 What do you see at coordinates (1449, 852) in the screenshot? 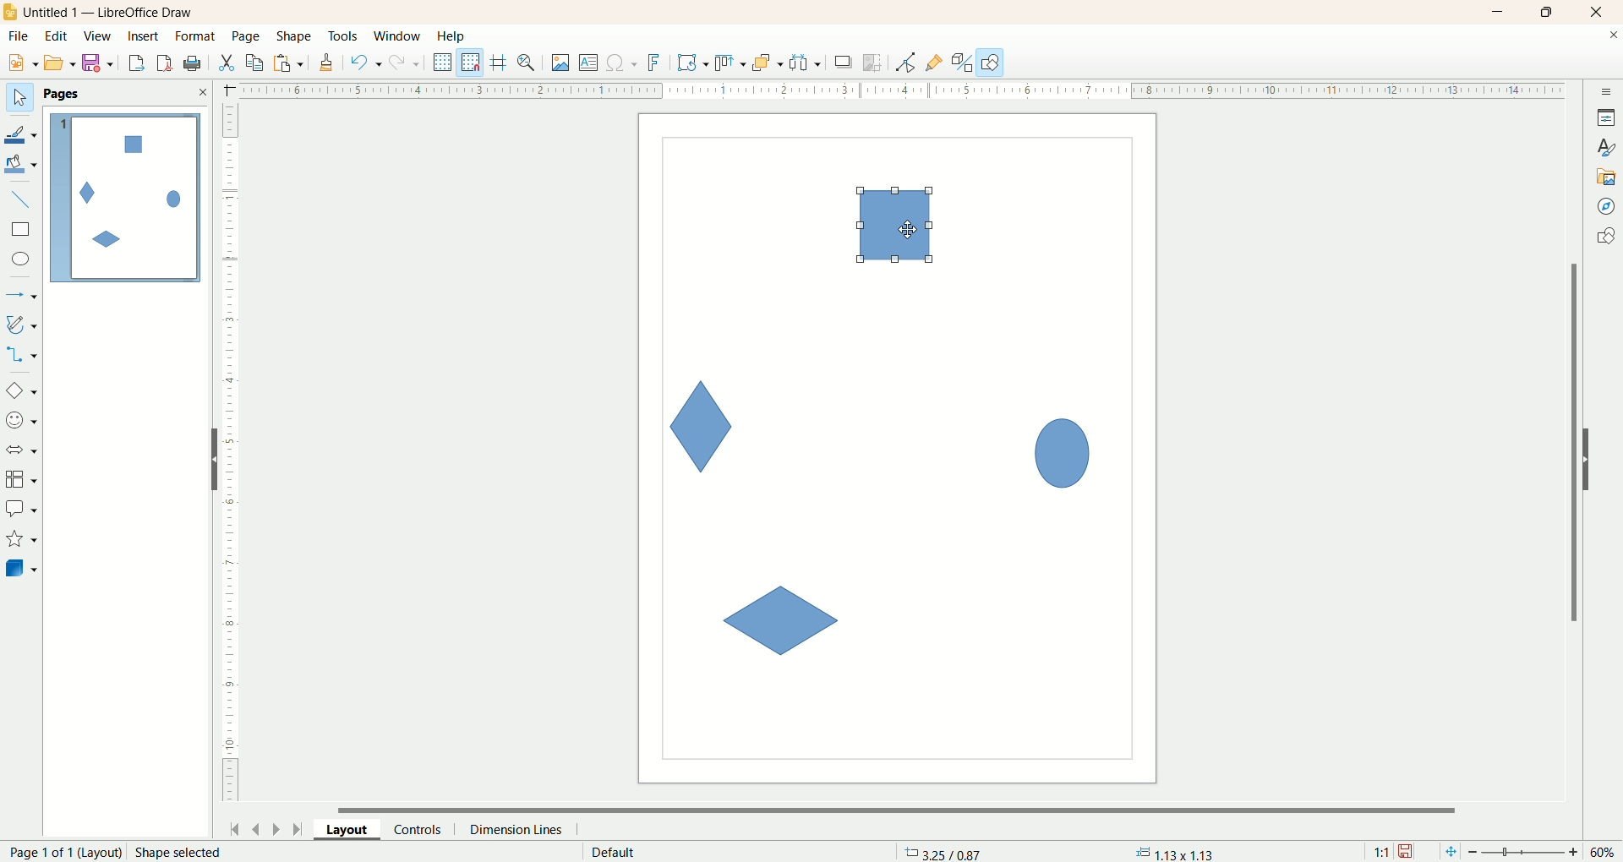
I see `fit to current window` at bounding box center [1449, 852].